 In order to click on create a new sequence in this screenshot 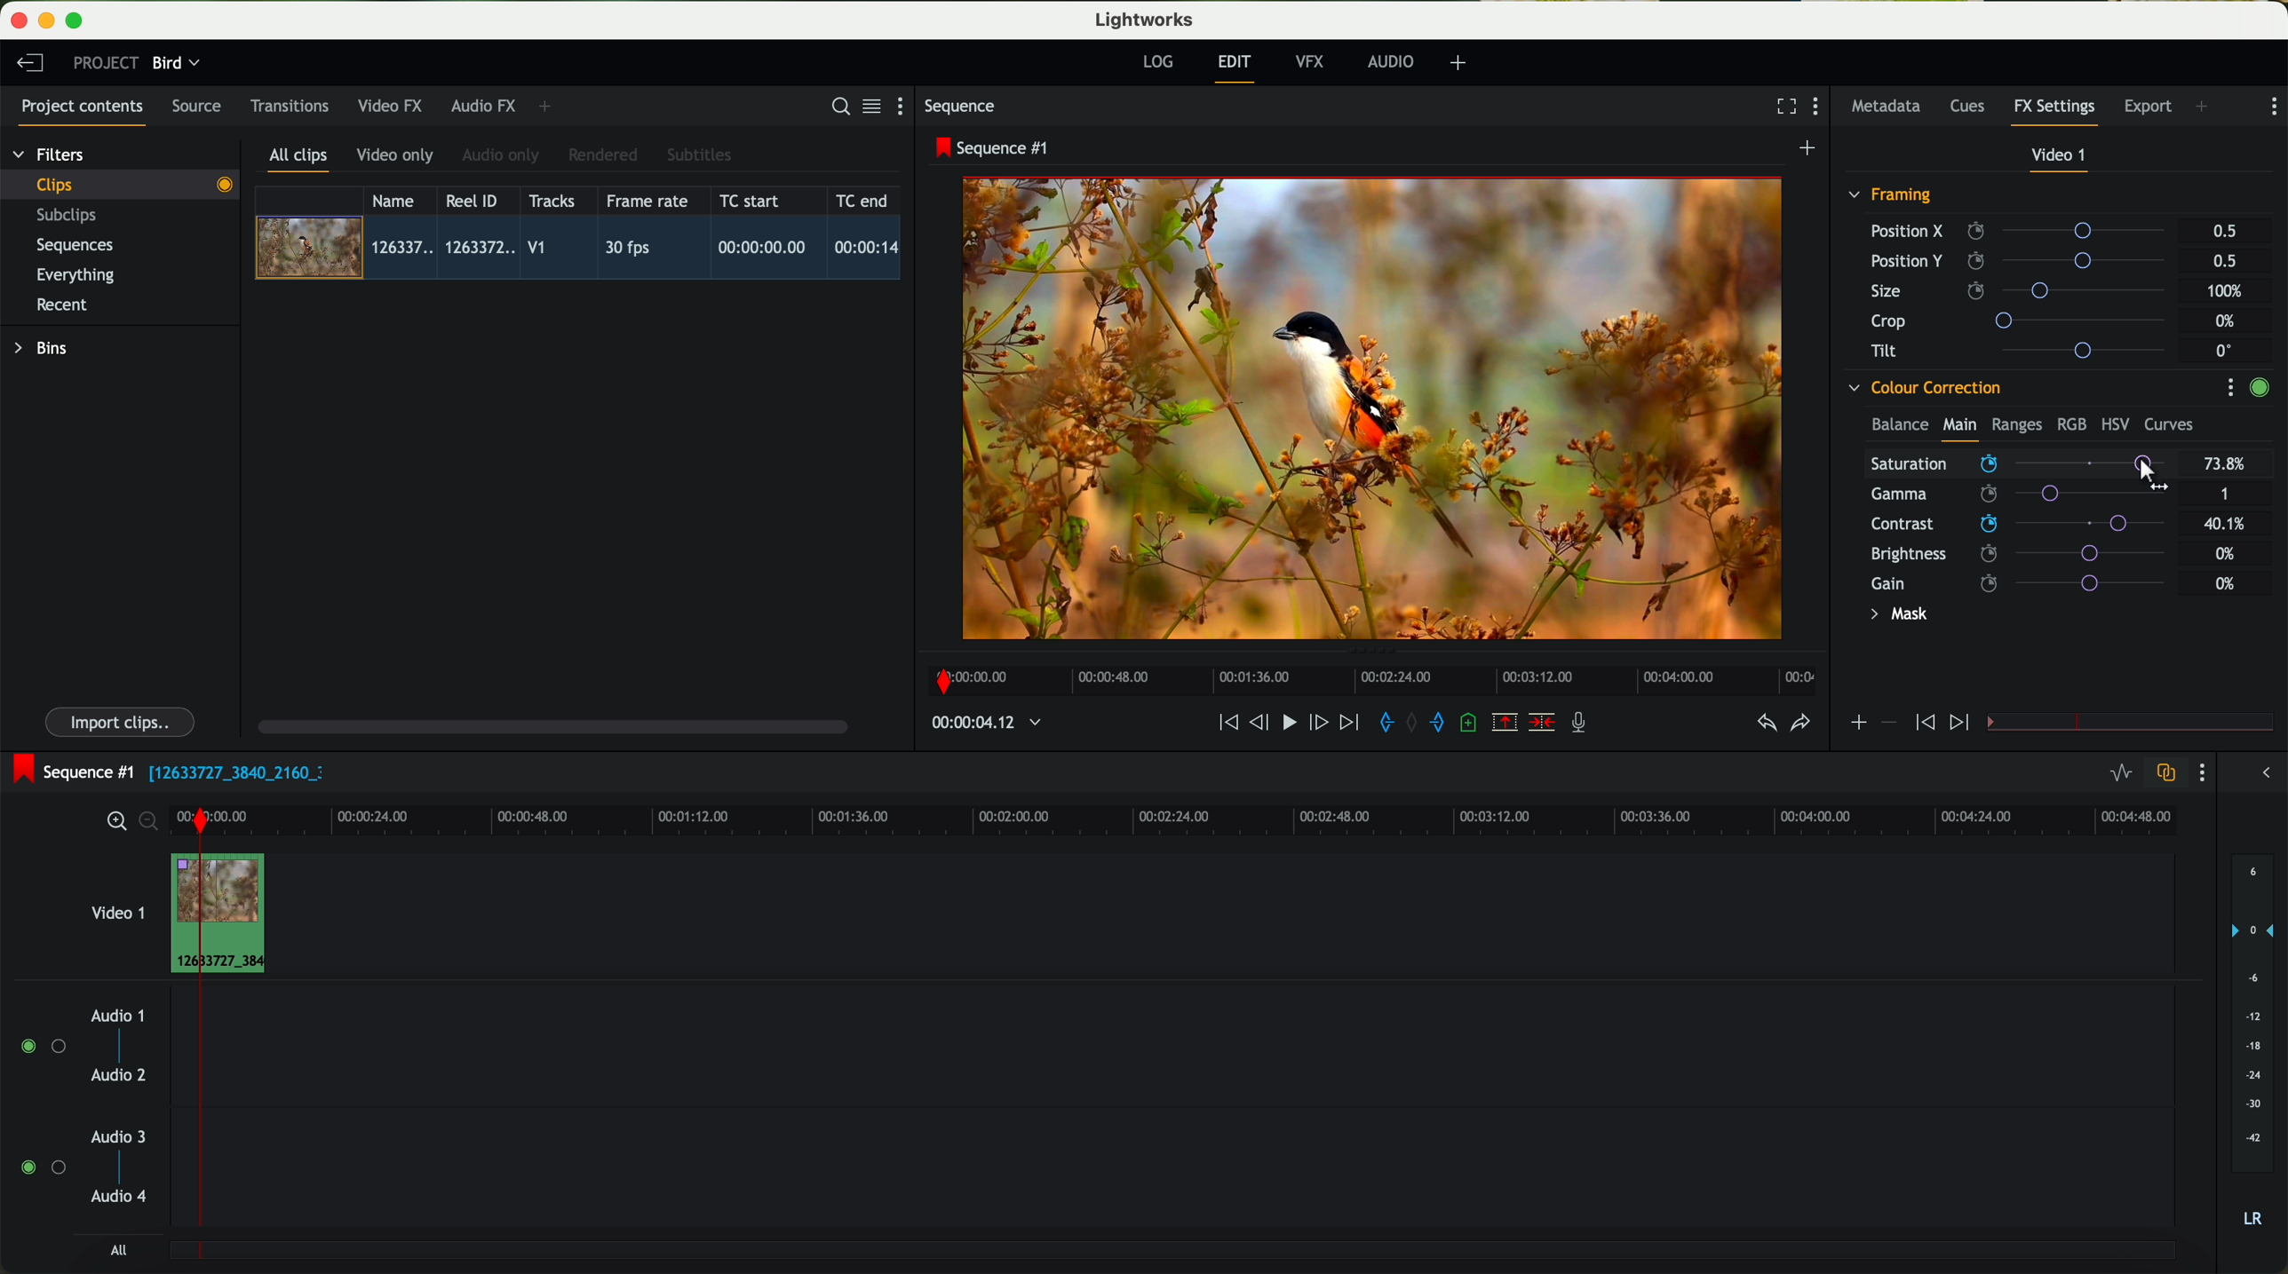, I will do `click(1810, 149)`.